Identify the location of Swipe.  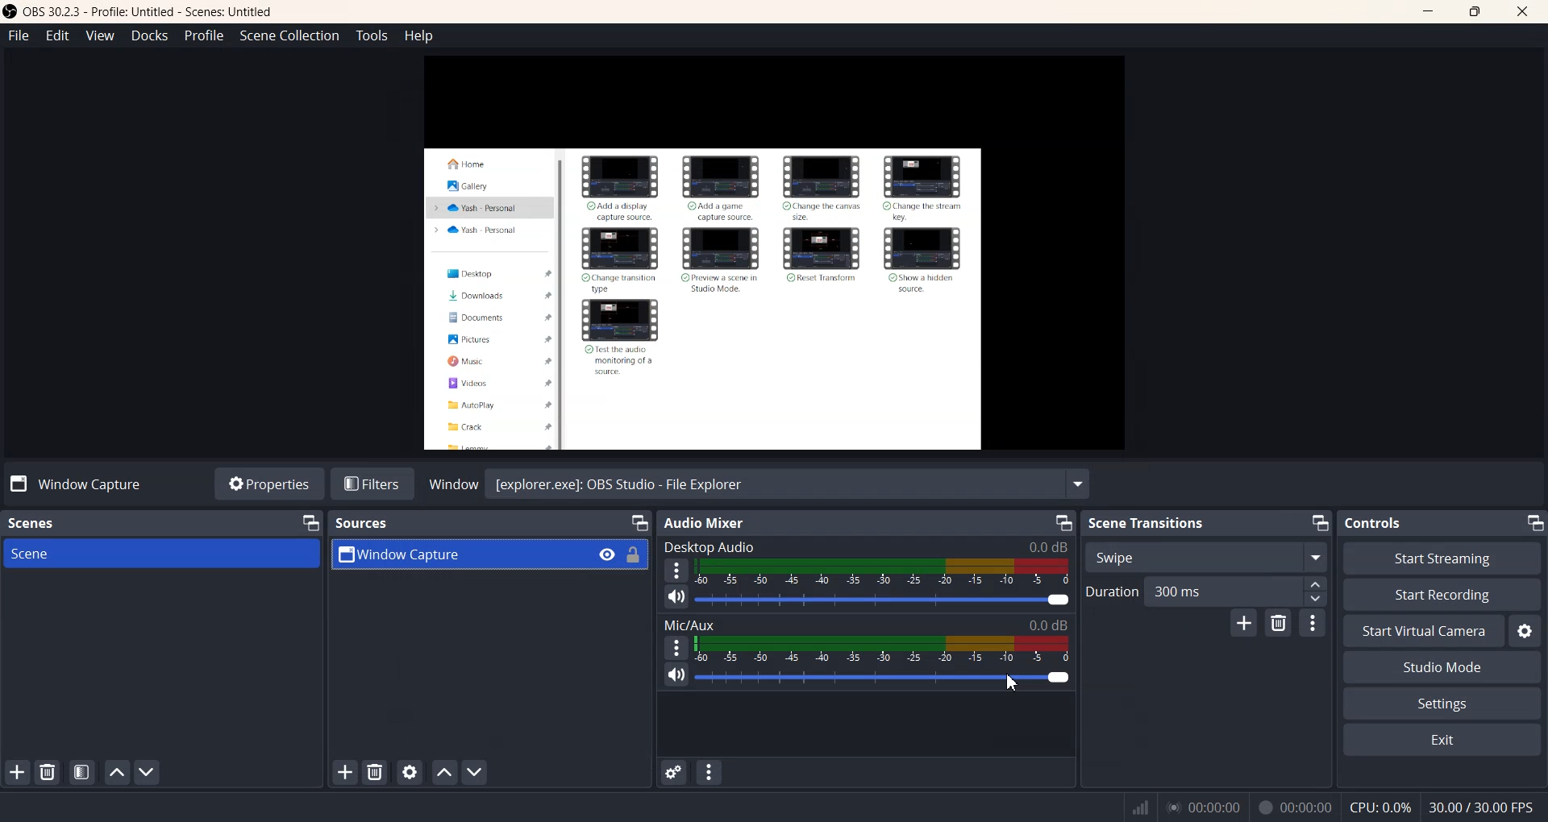
(1207, 556).